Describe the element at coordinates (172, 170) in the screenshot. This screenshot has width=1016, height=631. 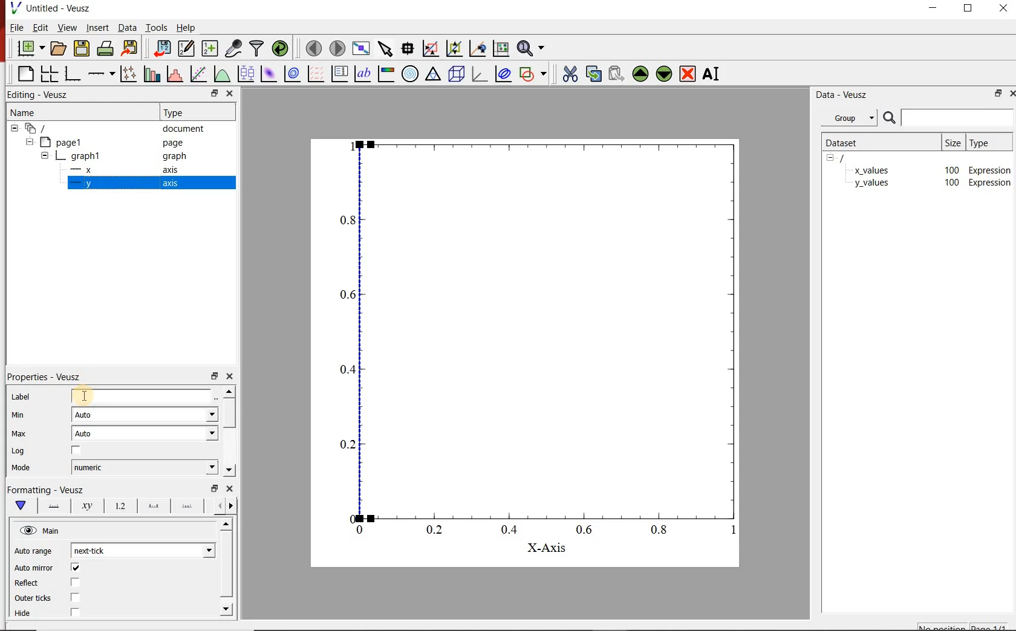
I see `axis` at that location.